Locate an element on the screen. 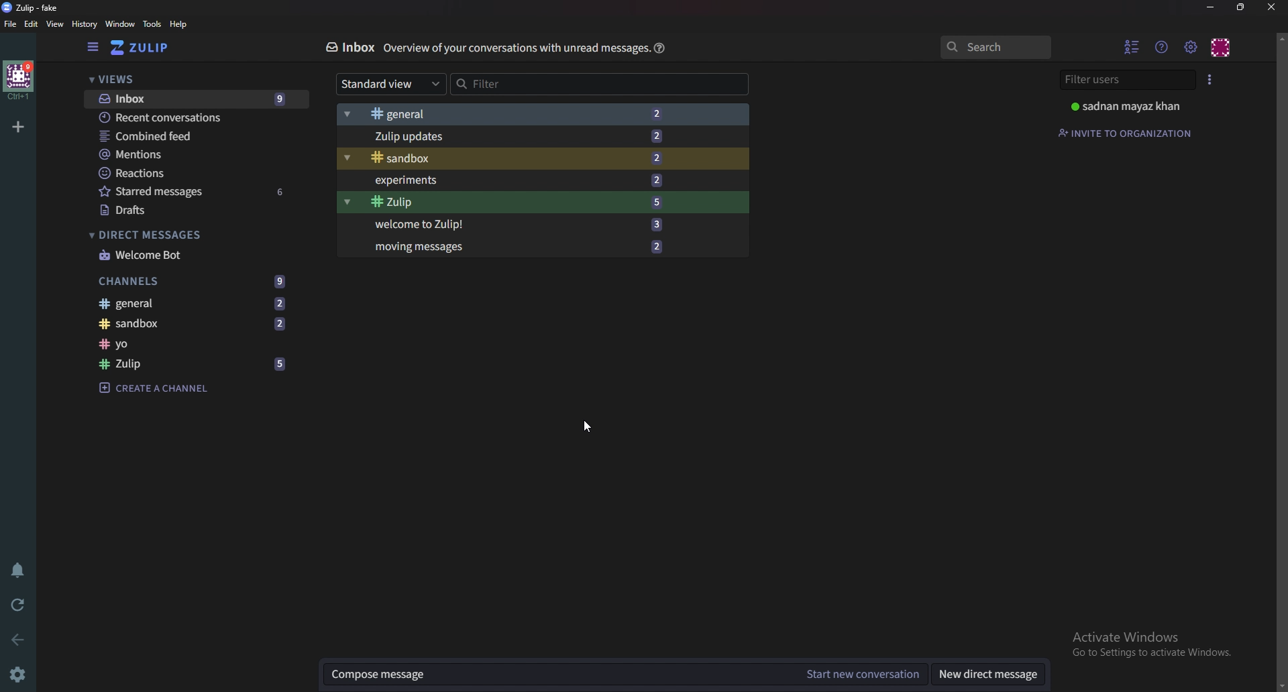 The height and width of the screenshot is (692, 1288). home is located at coordinates (19, 81).